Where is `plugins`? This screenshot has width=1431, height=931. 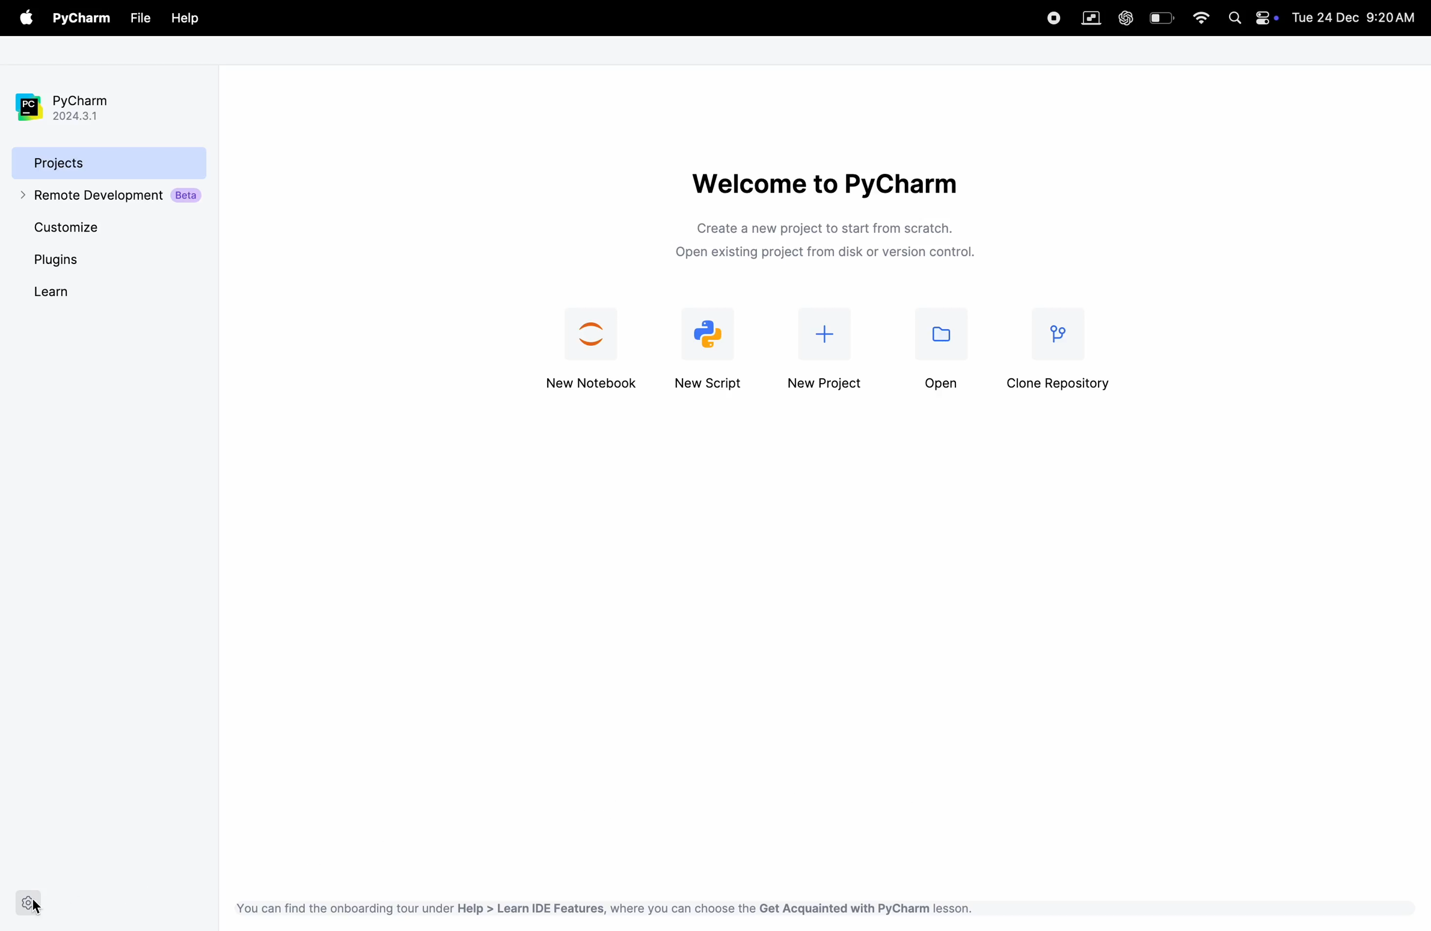 plugins is located at coordinates (81, 260).